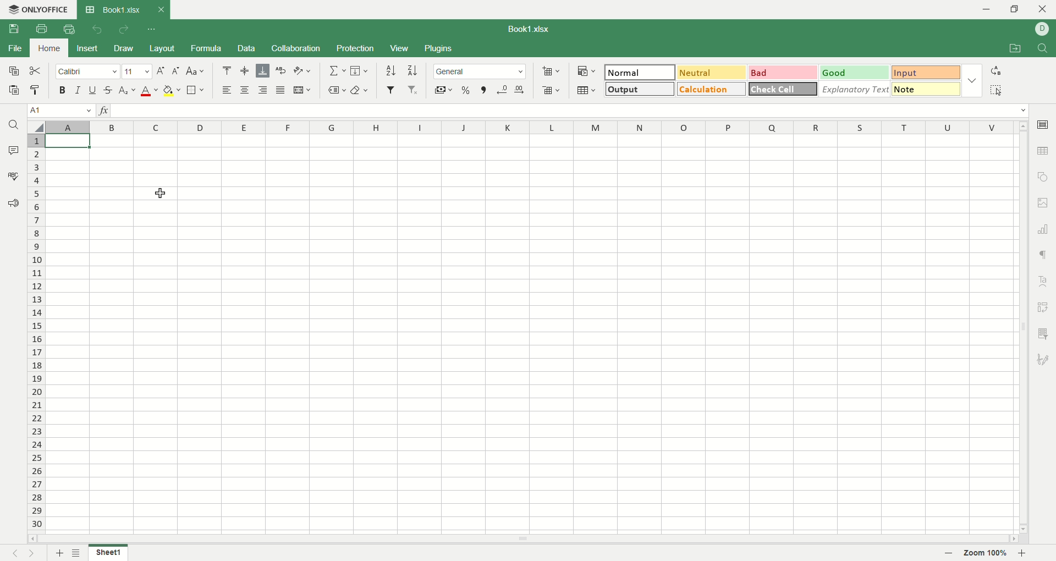  Describe the element at coordinates (163, 48) in the screenshot. I see `layout` at that location.